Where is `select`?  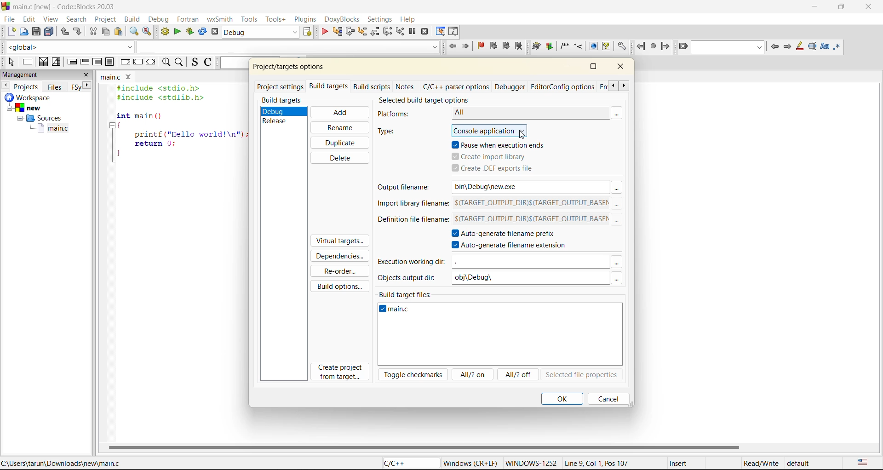
select is located at coordinates (11, 62).